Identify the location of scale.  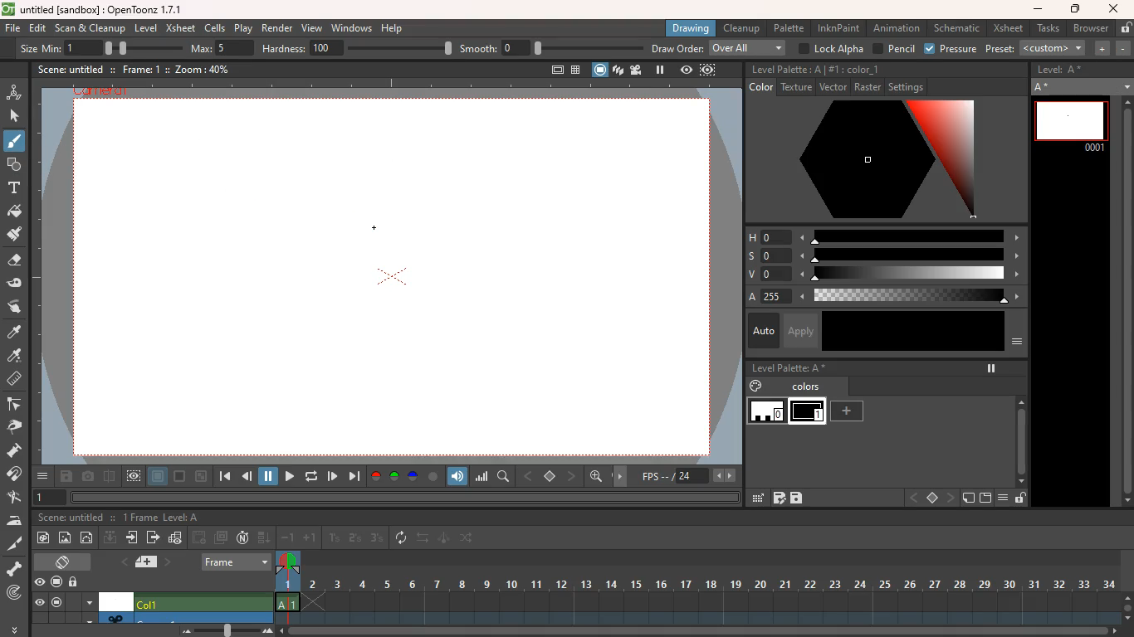
(910, 236).